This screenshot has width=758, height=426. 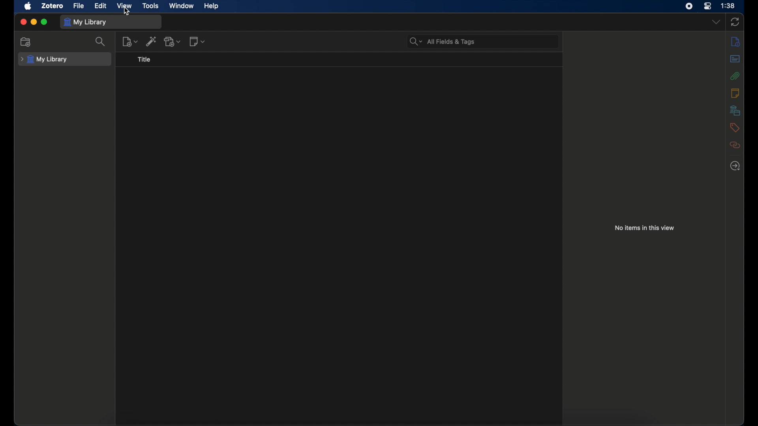 I want to click on apple icon, so click(x=28, y=6).